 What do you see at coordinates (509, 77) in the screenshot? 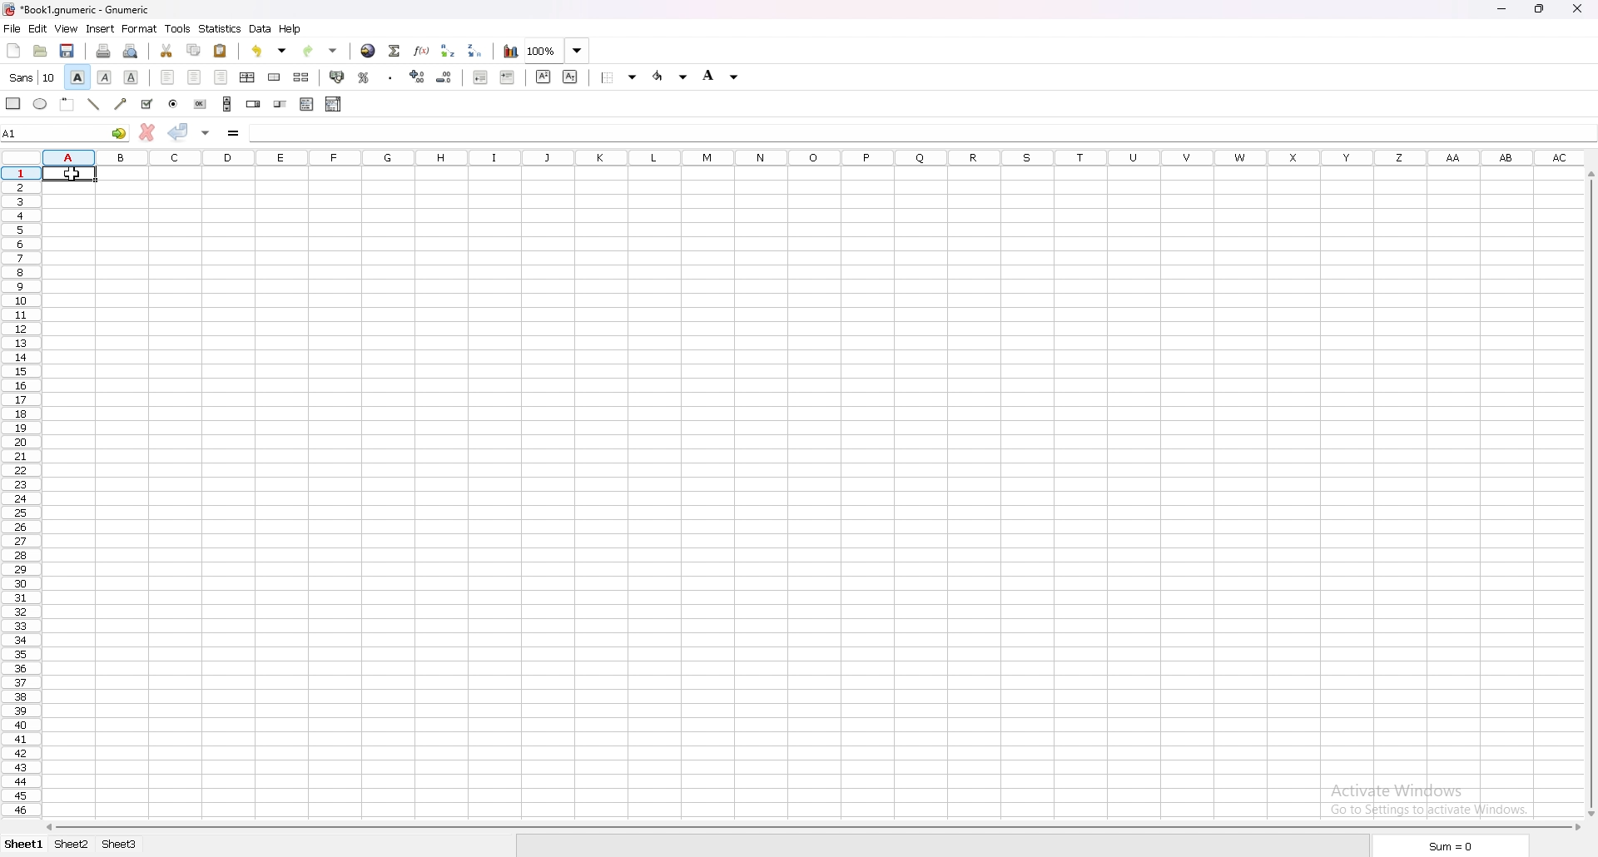
I see `increase indent` at bounding box center [509, 77].